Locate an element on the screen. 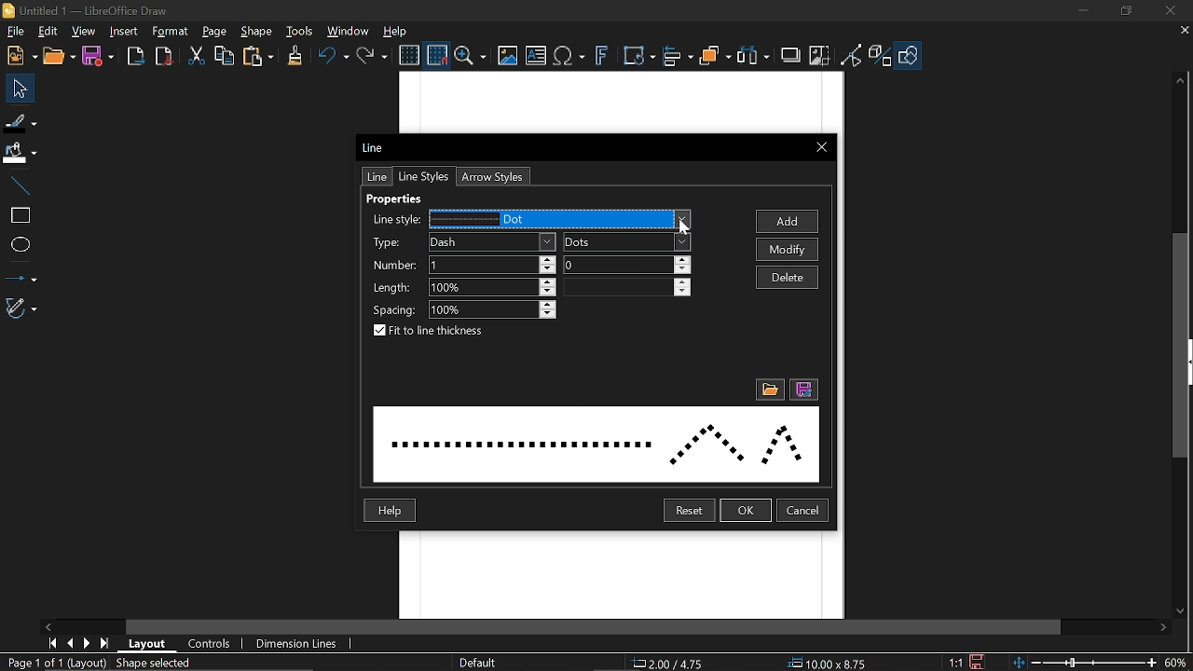  Curves and polygons is located at coordinates (21, 308).